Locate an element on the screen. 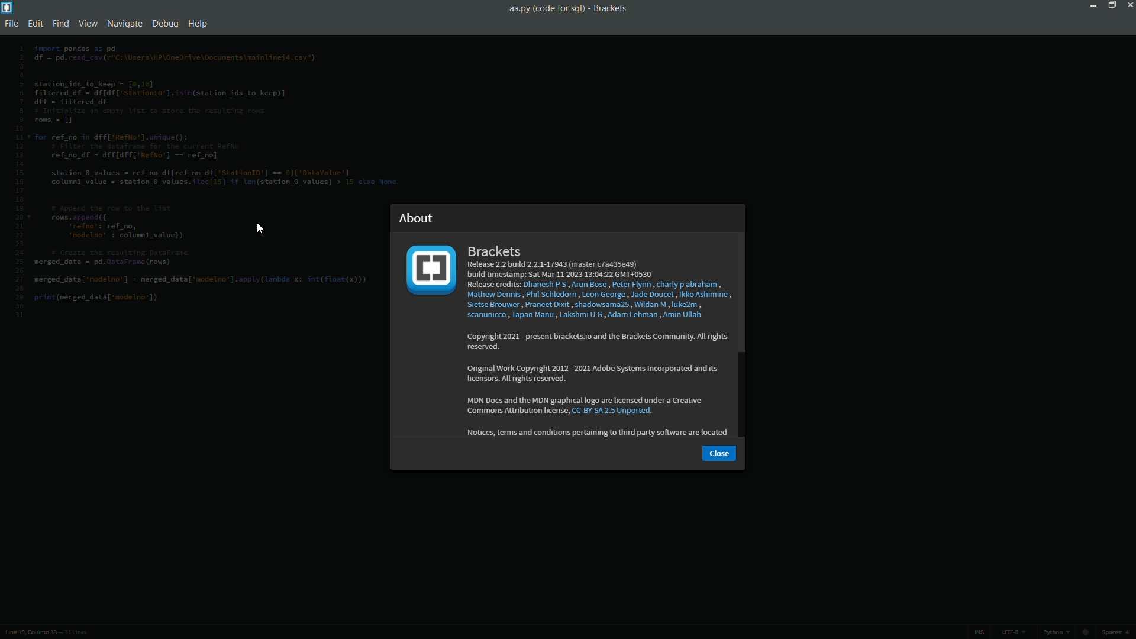 The height and width of the screenshot is (639, 1136). file menu is located at coordinates (12, 22).